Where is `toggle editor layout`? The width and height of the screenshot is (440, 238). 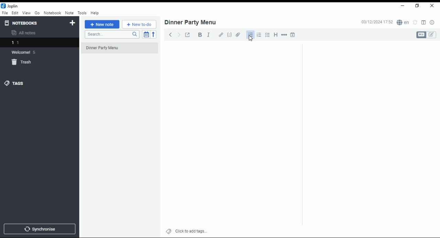 toggle editor layout is located at coordinates (423, 23).